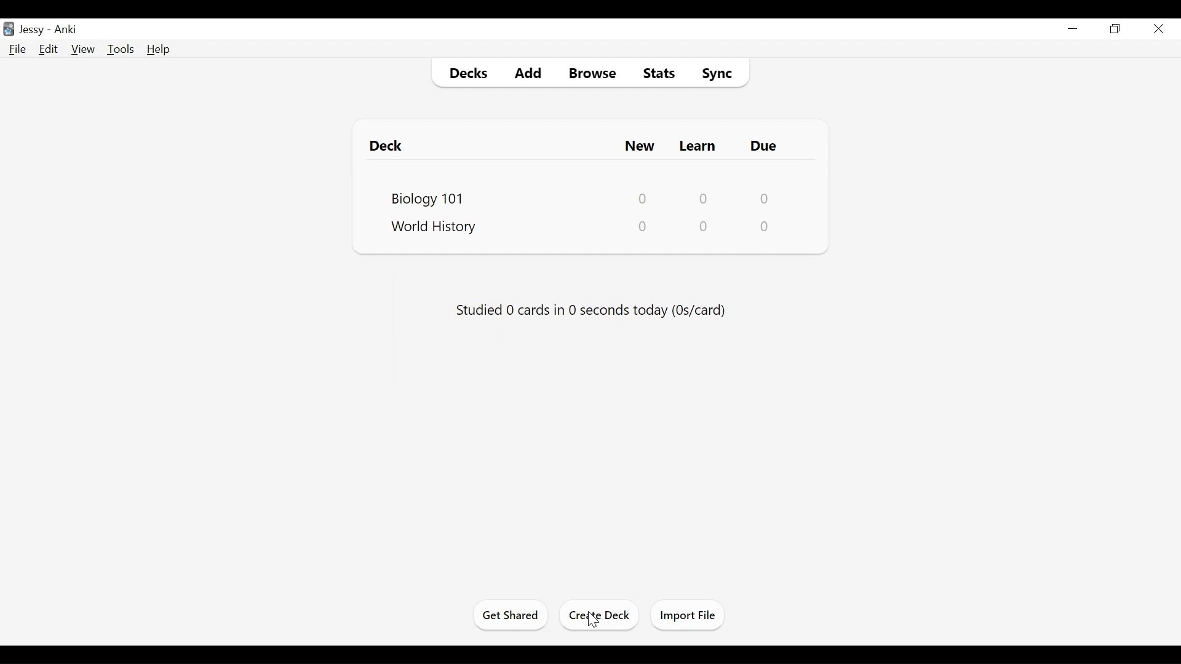 Image resolution: width=1181 pixels, height=664 pixels. Describe the element at coordinates (512, 616) in the screenshot. I see `Get Started` at that location.